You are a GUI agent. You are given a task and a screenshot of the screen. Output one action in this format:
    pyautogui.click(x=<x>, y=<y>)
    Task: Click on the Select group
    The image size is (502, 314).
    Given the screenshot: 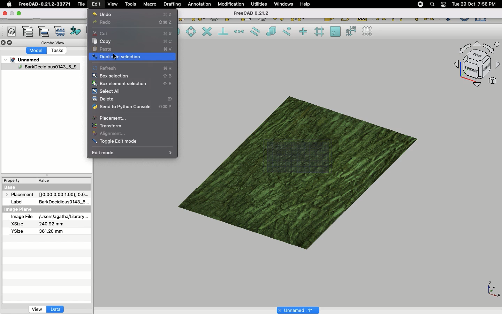 What is the action you would take?
    pyautogui.click(x=60, y=31)
    